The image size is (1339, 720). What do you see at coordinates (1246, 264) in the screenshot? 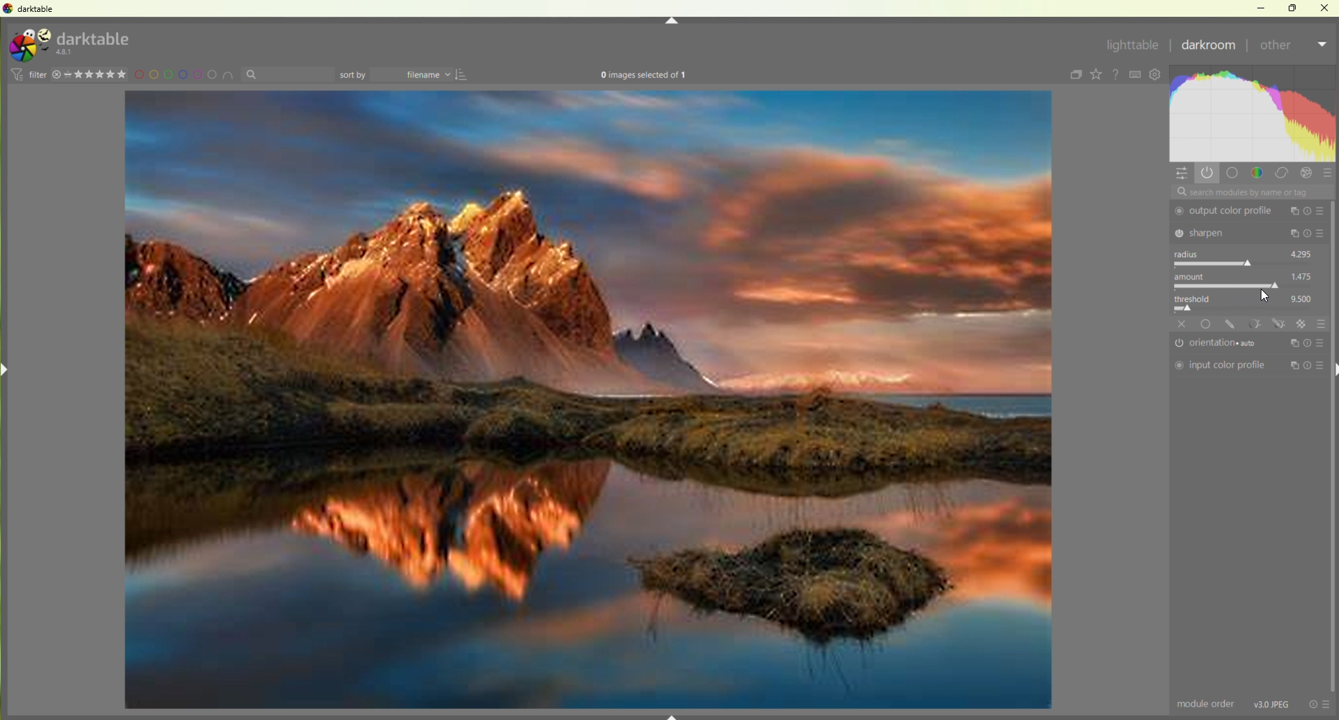
I see `input slider` at bounding box center [1246, 264].